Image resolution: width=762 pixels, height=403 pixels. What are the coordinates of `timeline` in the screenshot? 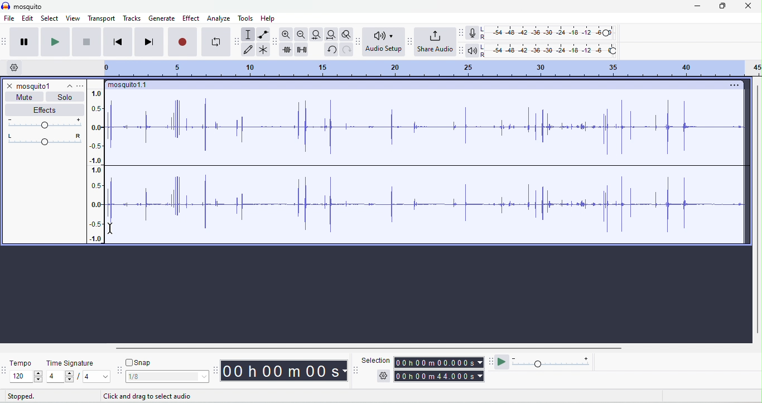 It's located at (431, 69).